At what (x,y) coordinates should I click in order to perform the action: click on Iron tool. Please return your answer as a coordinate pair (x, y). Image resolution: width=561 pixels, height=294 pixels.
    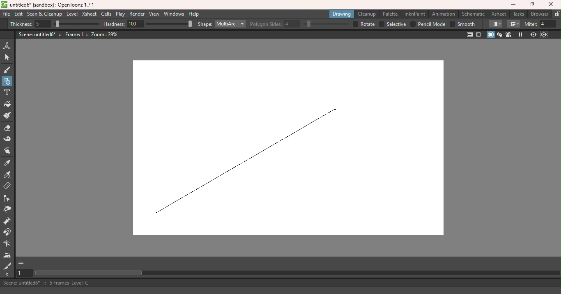
    Looking at the image, I should click on (7, 256).